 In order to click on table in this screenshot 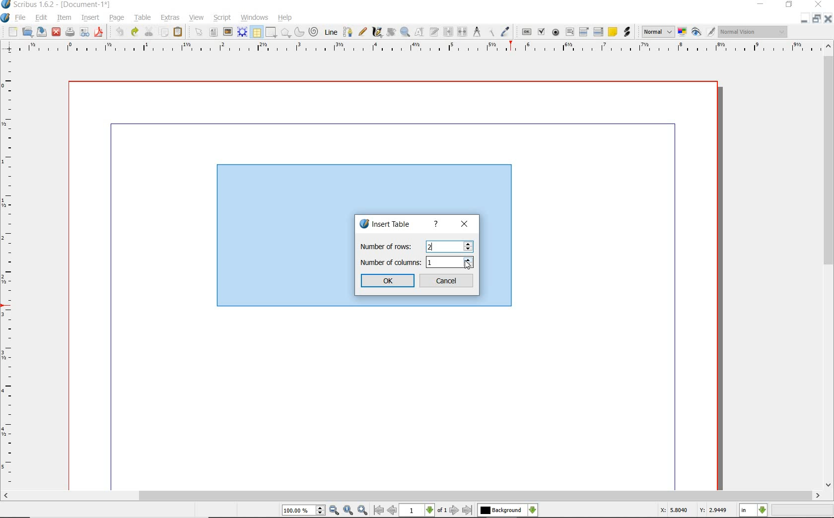, I will do `click(143, 18)`.